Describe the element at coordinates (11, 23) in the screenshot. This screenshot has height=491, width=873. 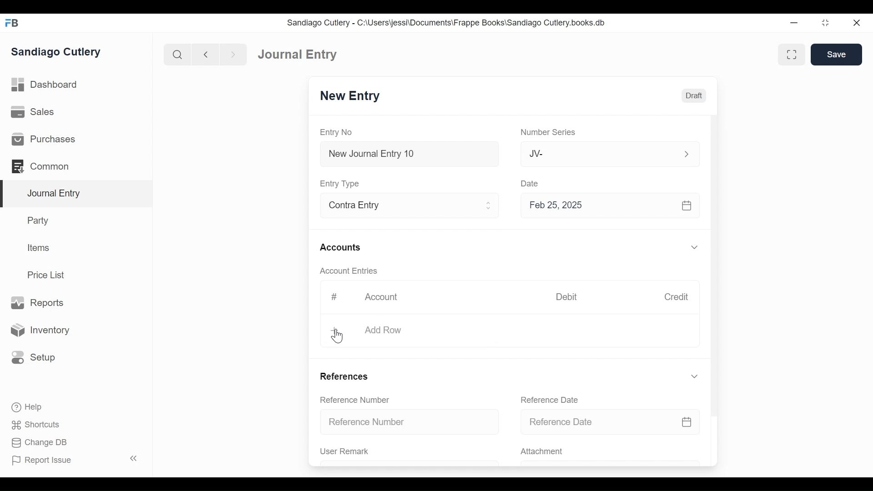
I see `Frappe Books Desktop icon` at that location.